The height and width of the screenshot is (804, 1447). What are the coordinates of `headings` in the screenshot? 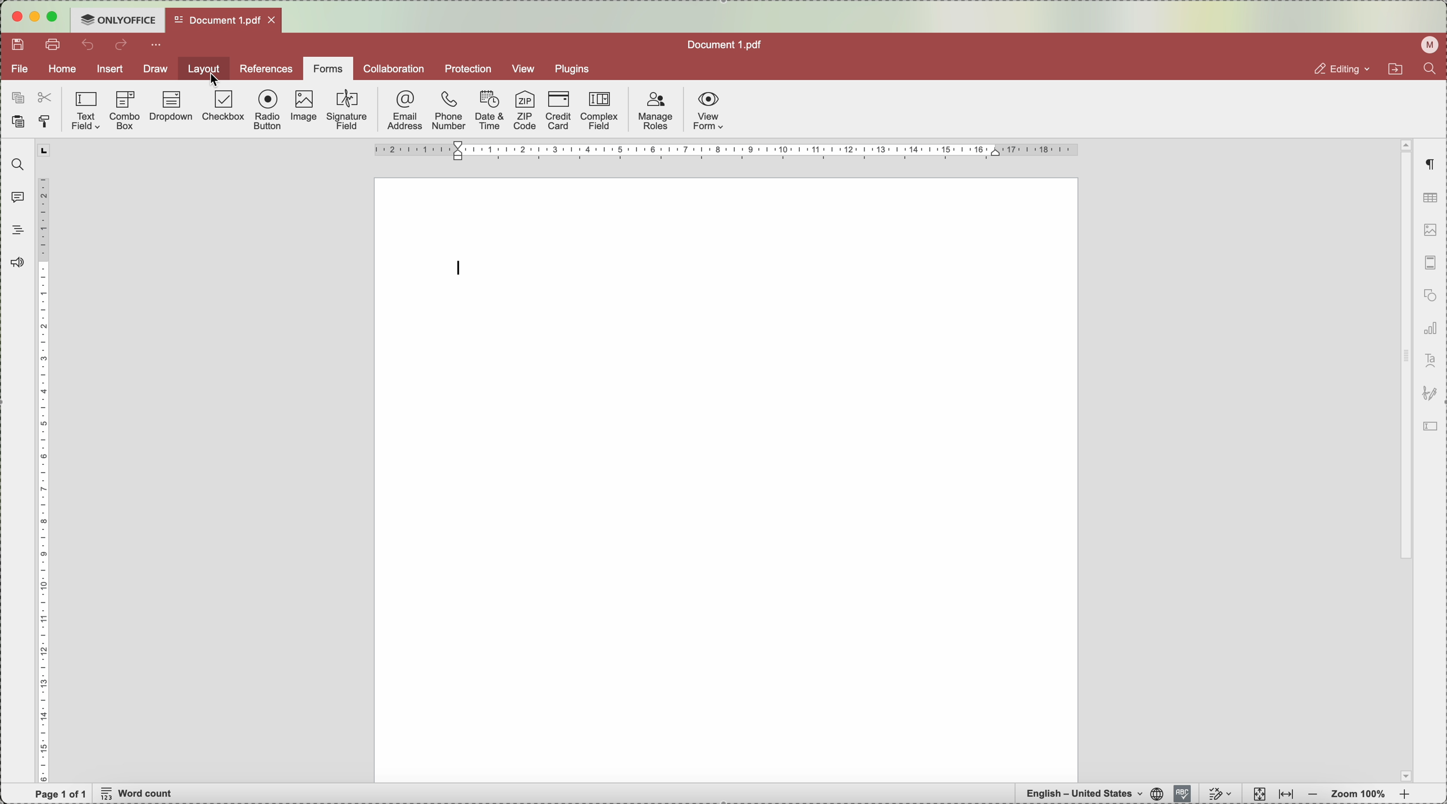 It's located at (18, 230).